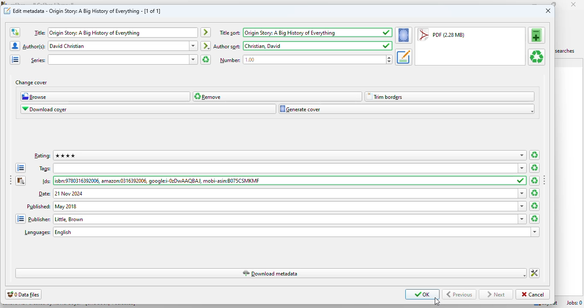 The height and width of the screenshot is (308, 584). What do you see at coordinates (404, 57) in the screenshot?
I see `set the metadata of the book from the selected format` at bounding box center [404, 57].